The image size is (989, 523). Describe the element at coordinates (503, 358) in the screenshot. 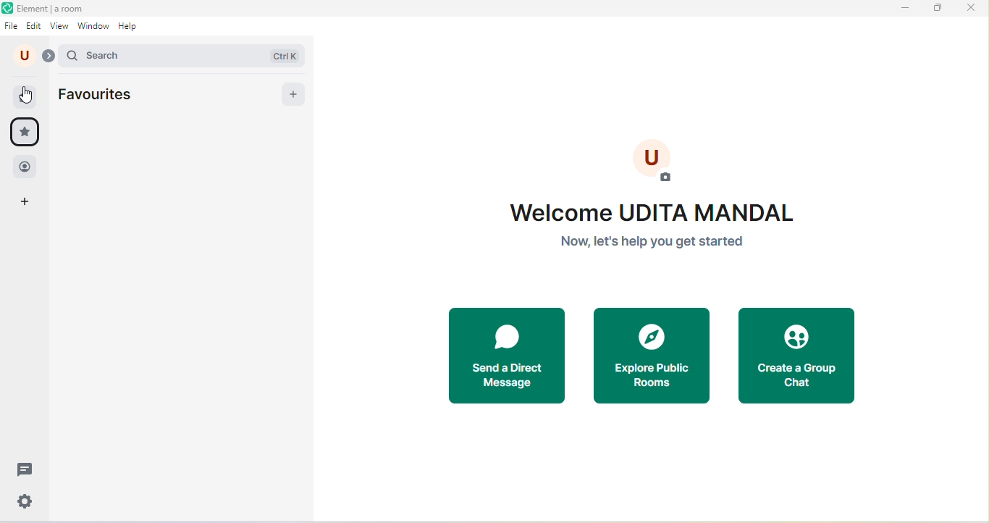

I see `send a direct message` at that location.